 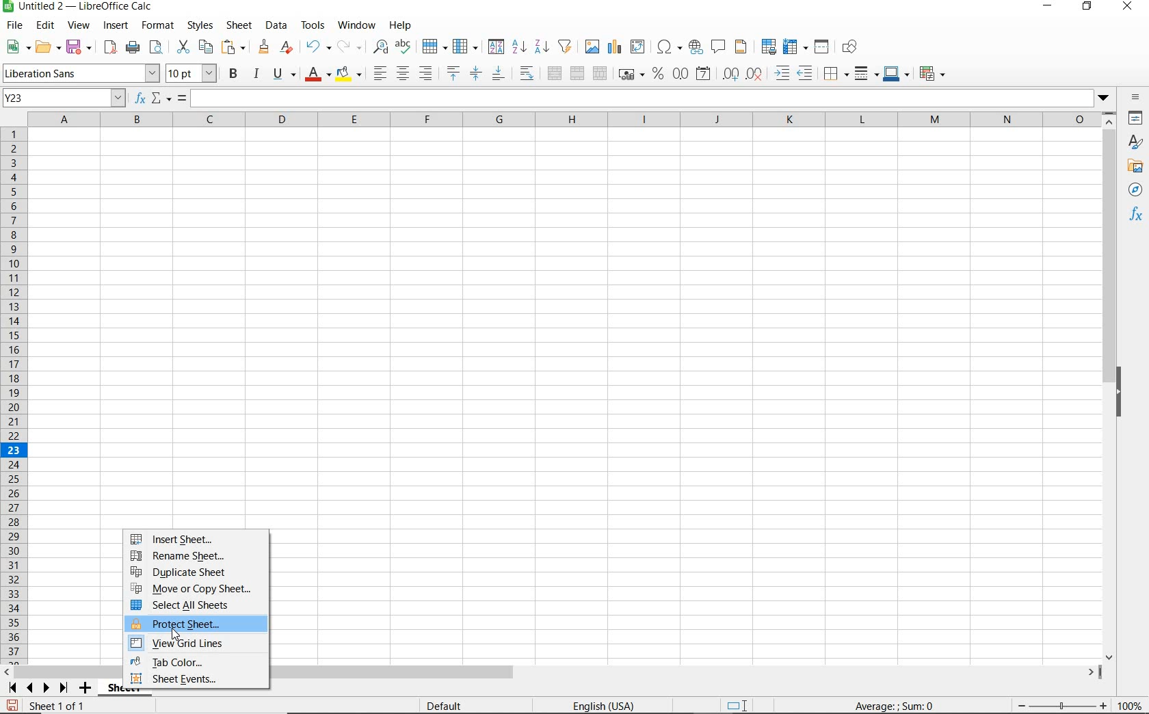 What do you see at coordinates (47, 706) in the screenshot?
I see `Sheet 1 of 1` at bounding box center [47, 706].